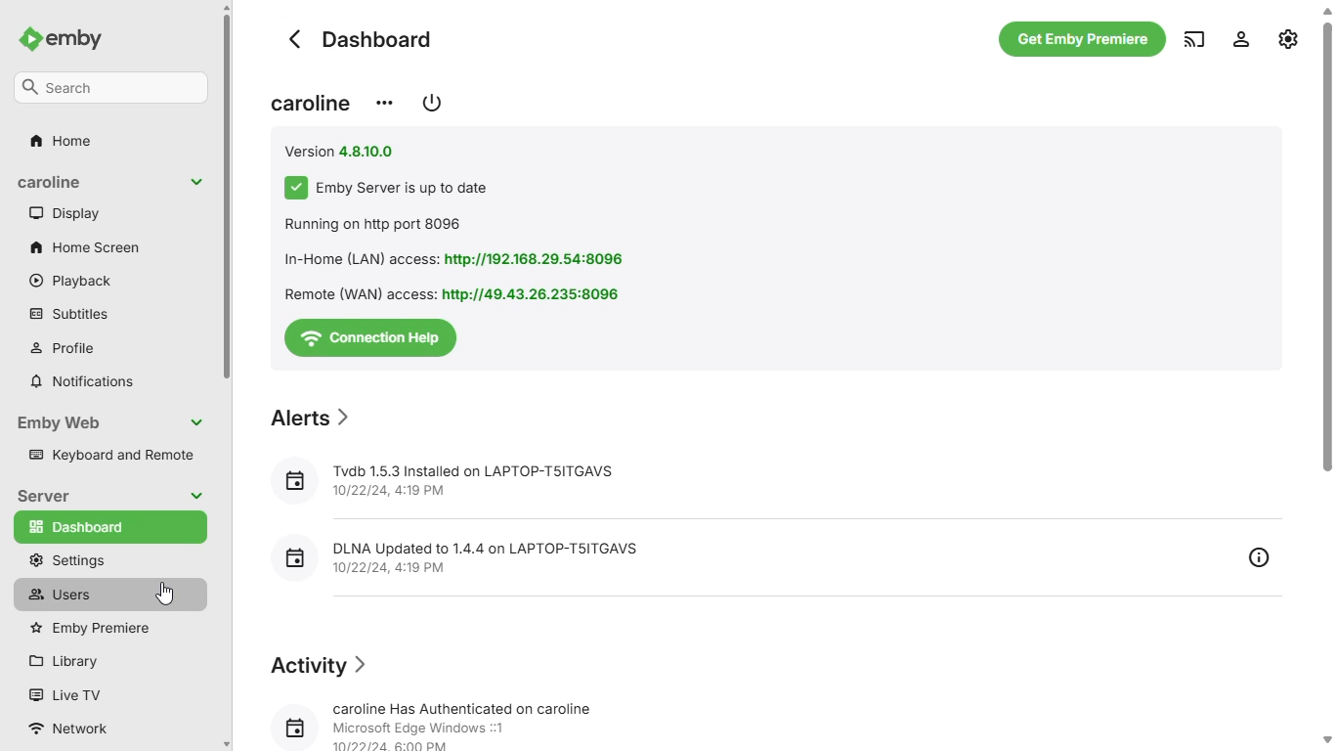  I want to click on emby web, so click(114, 423).